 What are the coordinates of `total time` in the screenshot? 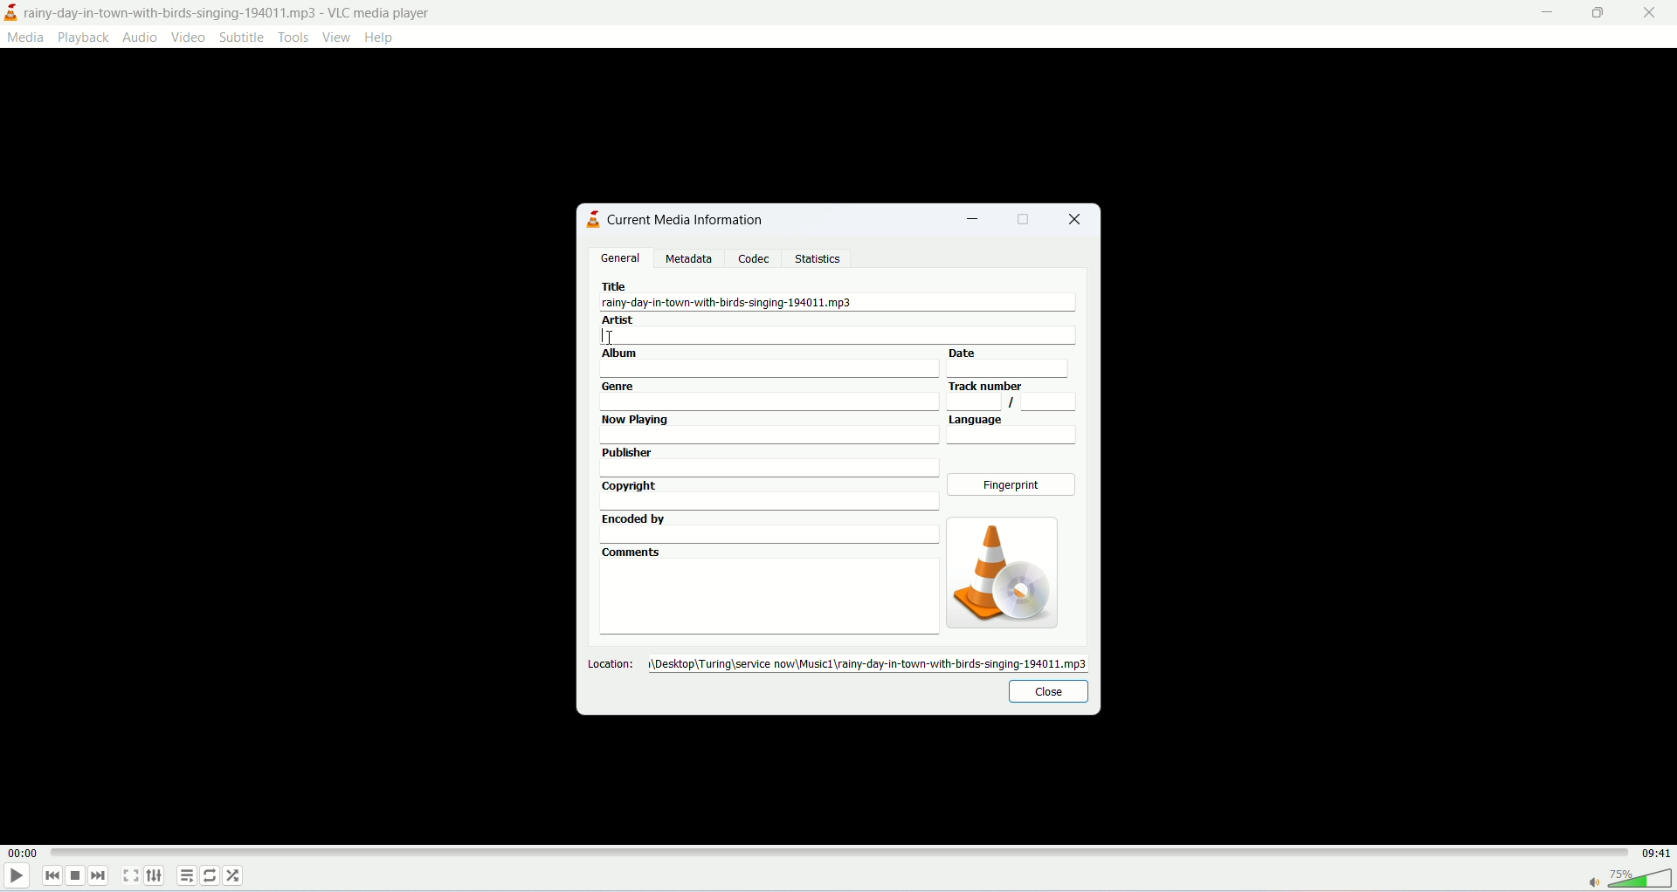 It's located at (1655, 854).